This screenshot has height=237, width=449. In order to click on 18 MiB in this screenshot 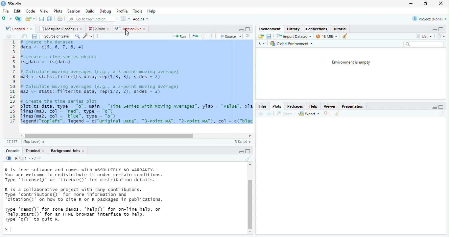, I will do `click(326, 36)`.